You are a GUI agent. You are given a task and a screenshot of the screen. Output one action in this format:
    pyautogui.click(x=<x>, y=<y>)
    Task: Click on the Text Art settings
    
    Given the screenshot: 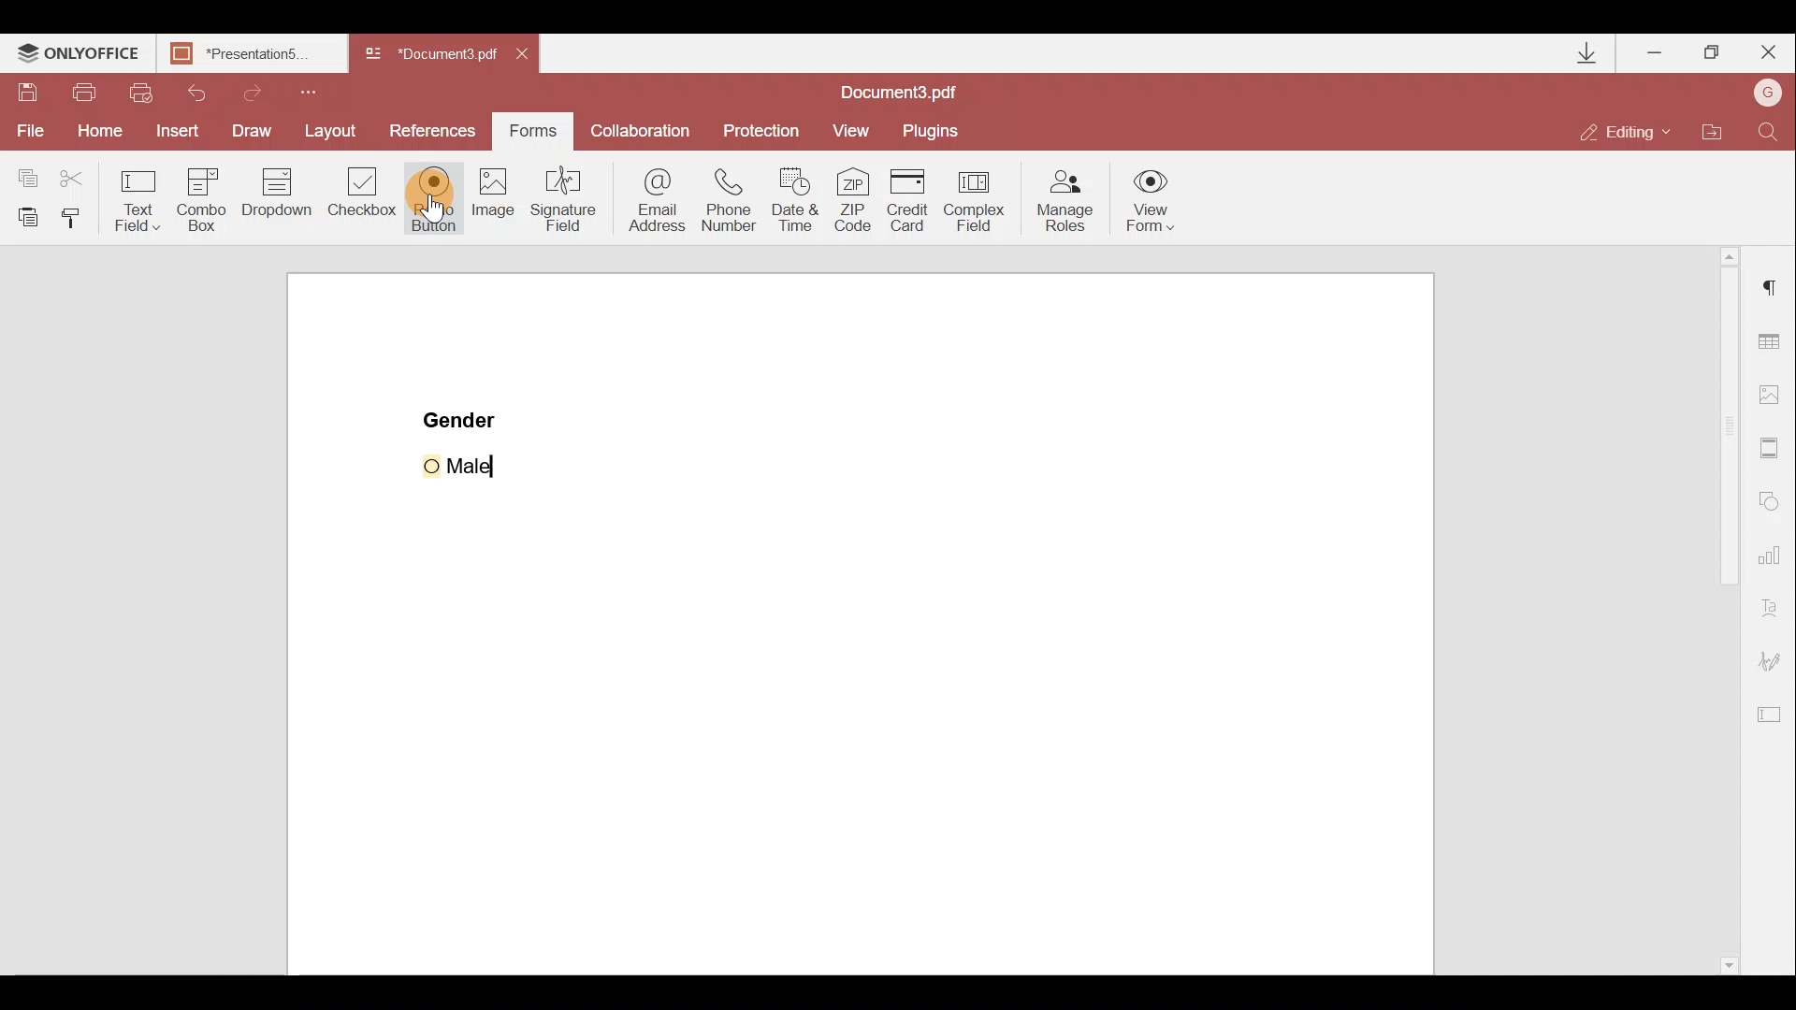 What is the action you would take?
    pyautogui.click(x=1774, y=611)
    